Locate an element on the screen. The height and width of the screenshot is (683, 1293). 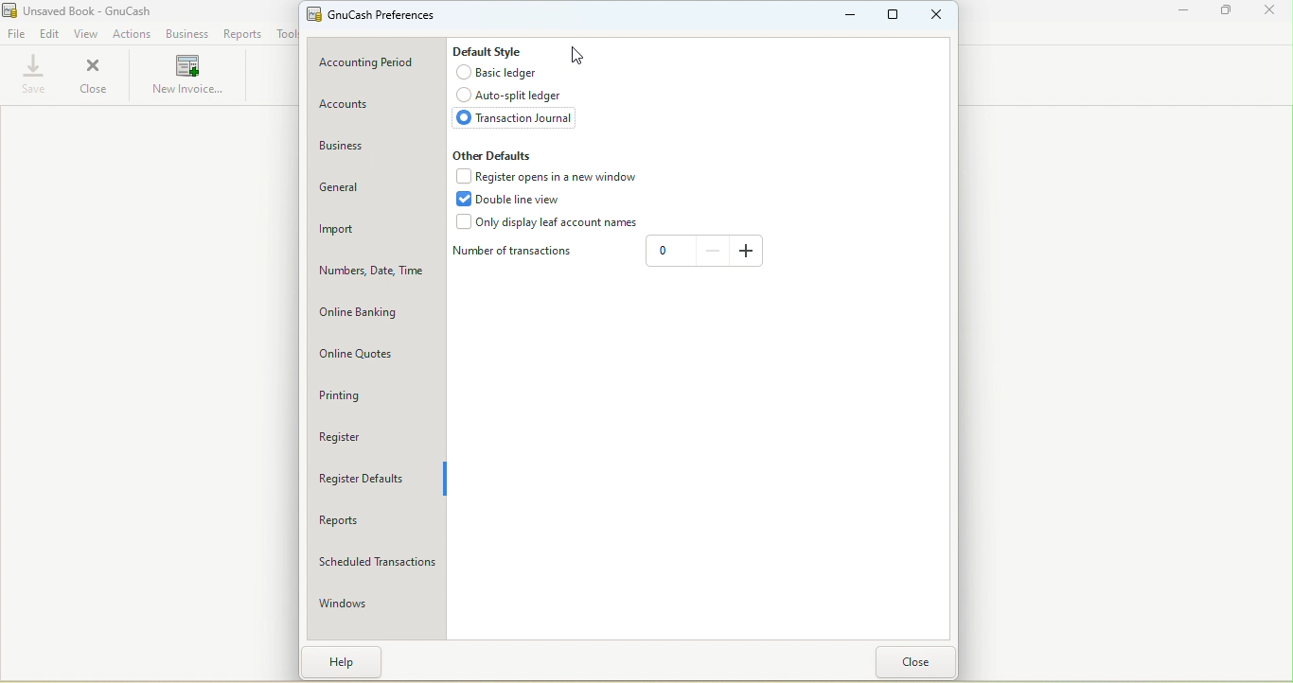
View is located at coordinates (87, 34).